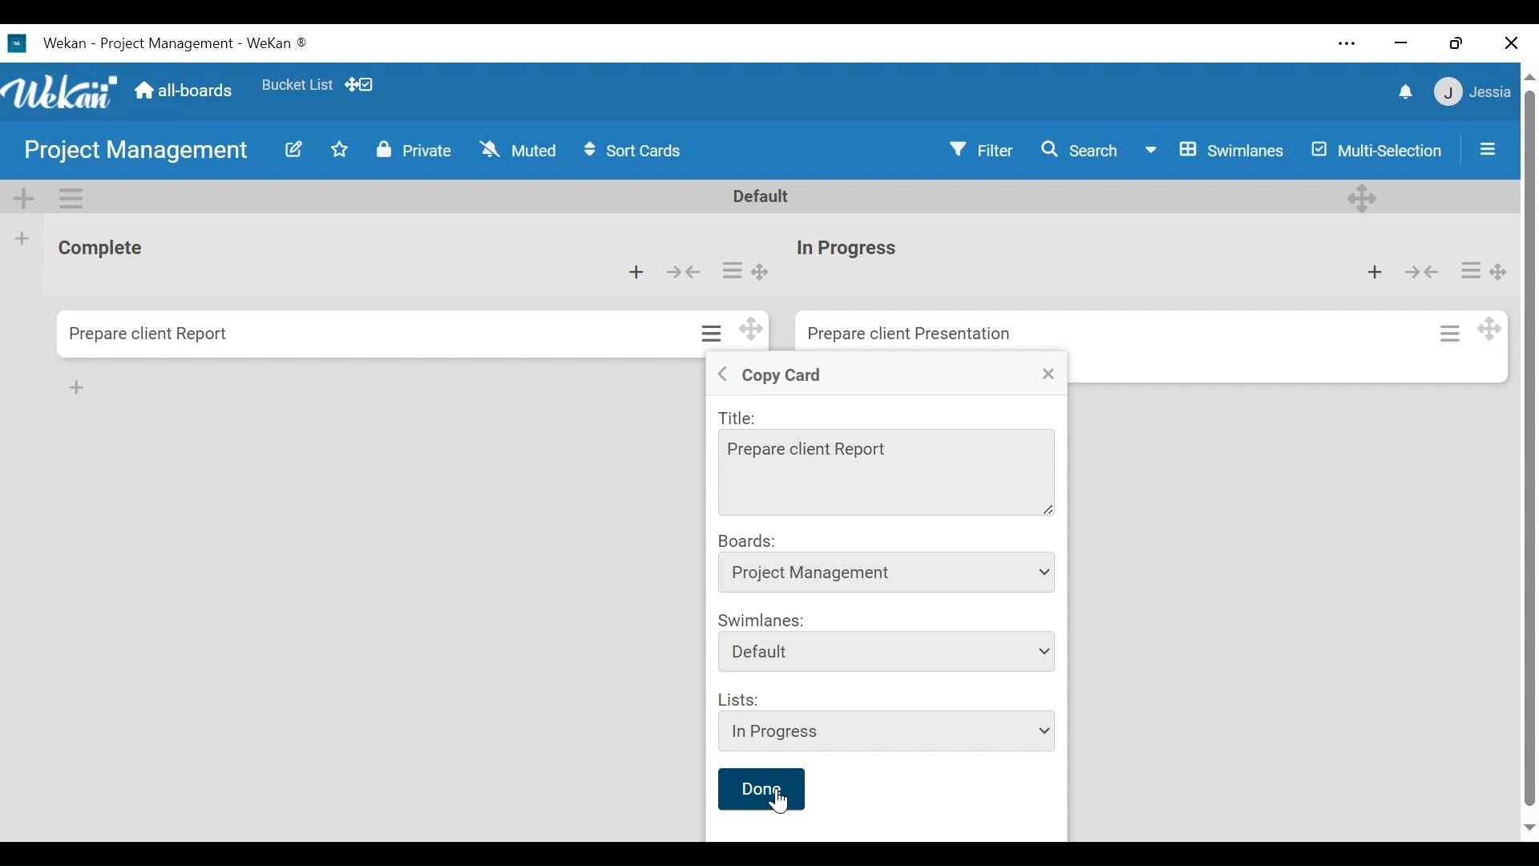 This screenshot has width=1539, height=866. I want to click on Deesktop drag handle, so click(1363, 197).